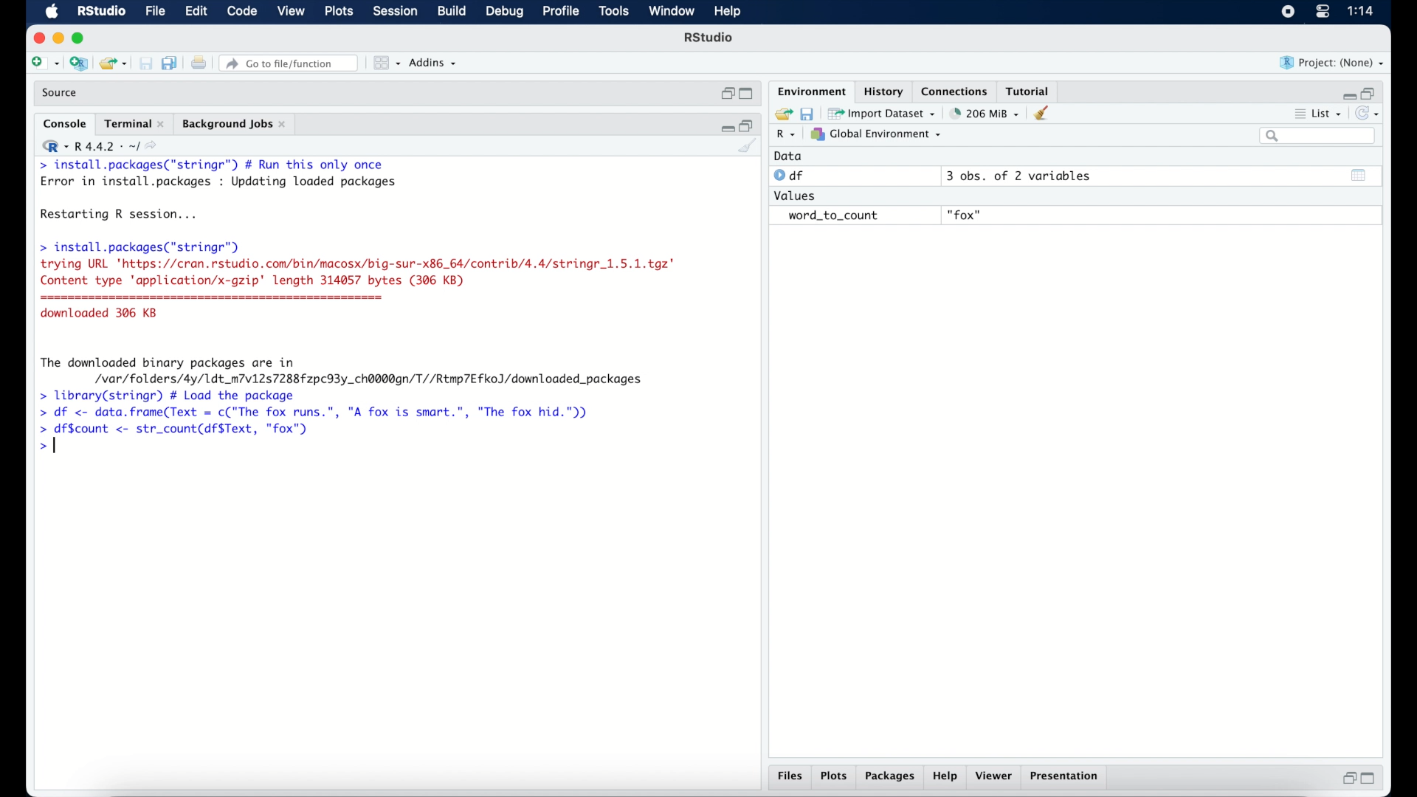 This screenshot has height=797, width=1417. What do you see at coordinates (506, 13) in the screenshot?
I see `debug` at bounding box center [506, 13].